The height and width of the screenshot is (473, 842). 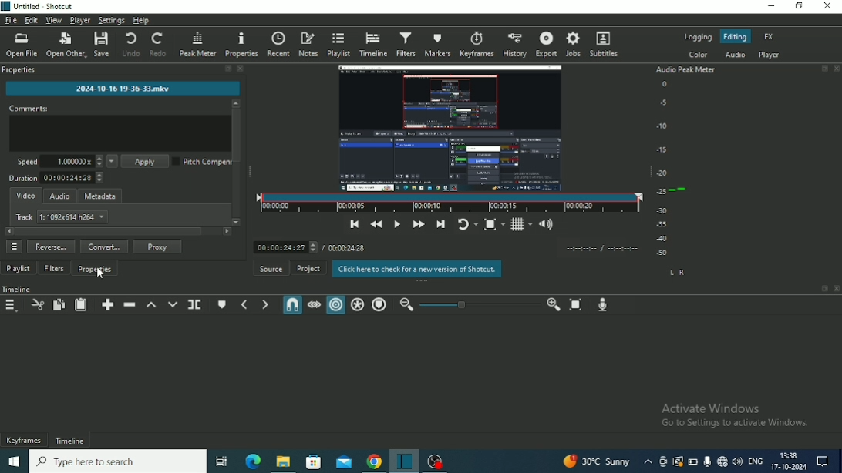 I want to click on Subtitles, so click(x=605, y=44).